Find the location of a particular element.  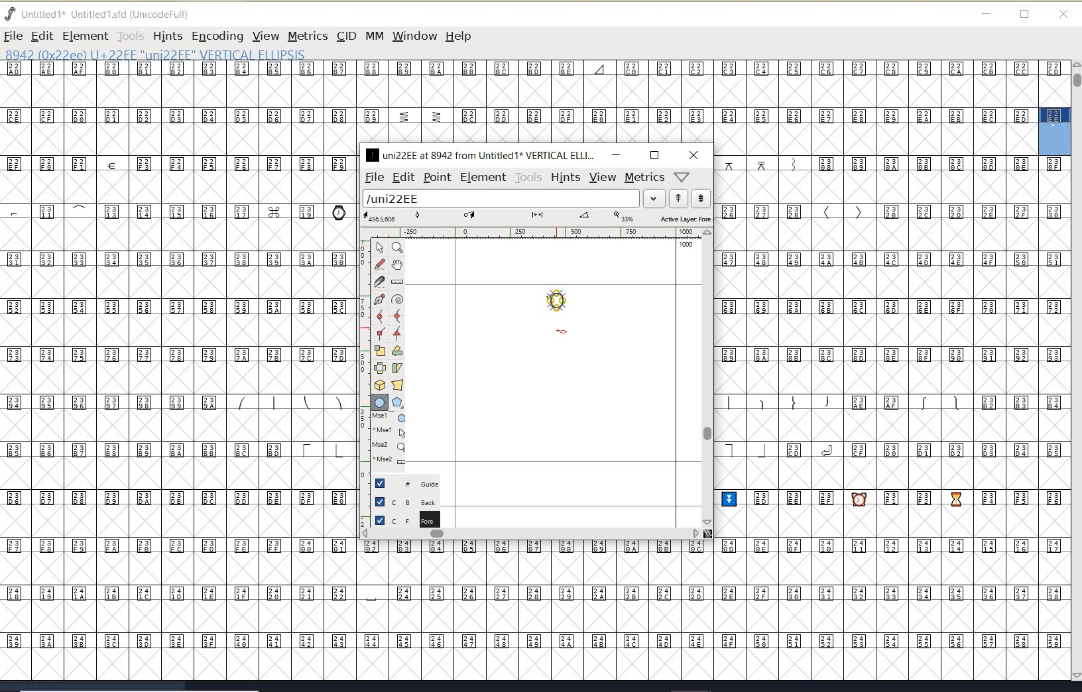

background is located at coordinates (408, 501).